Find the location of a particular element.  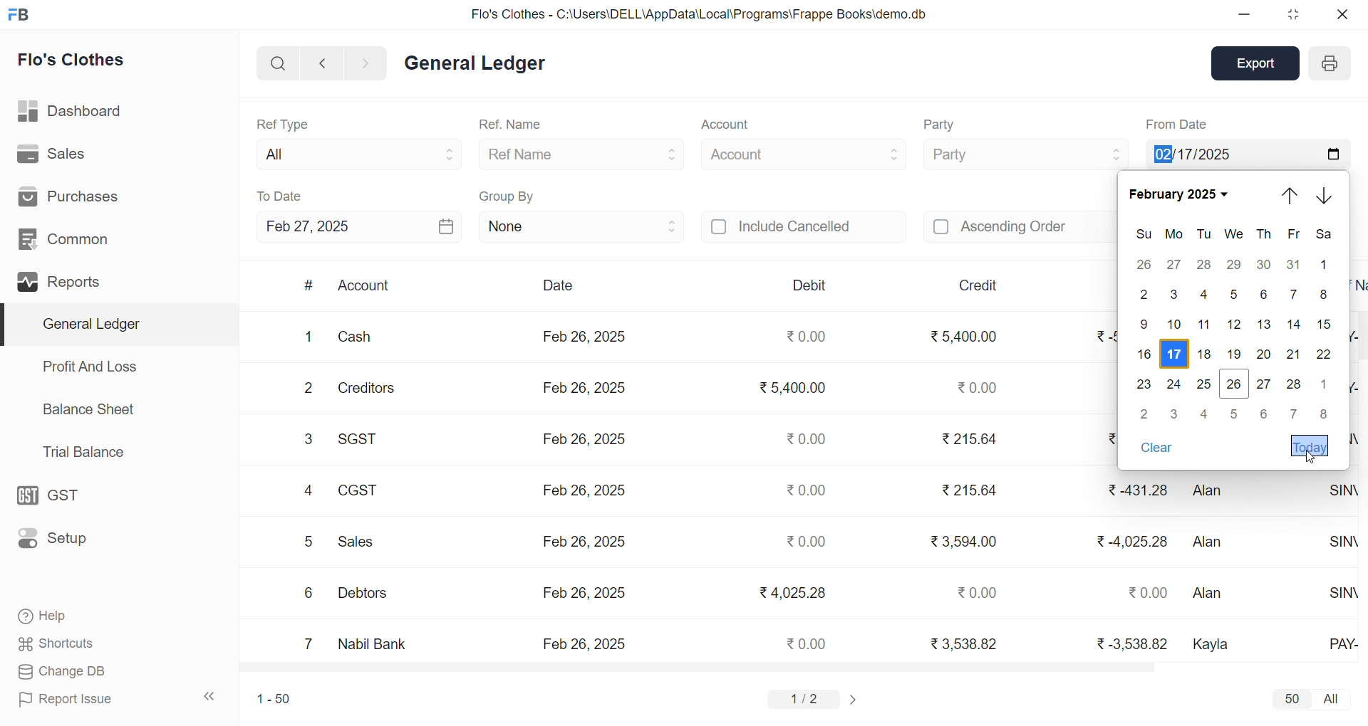

4 is located at coordinates (1206, 414).